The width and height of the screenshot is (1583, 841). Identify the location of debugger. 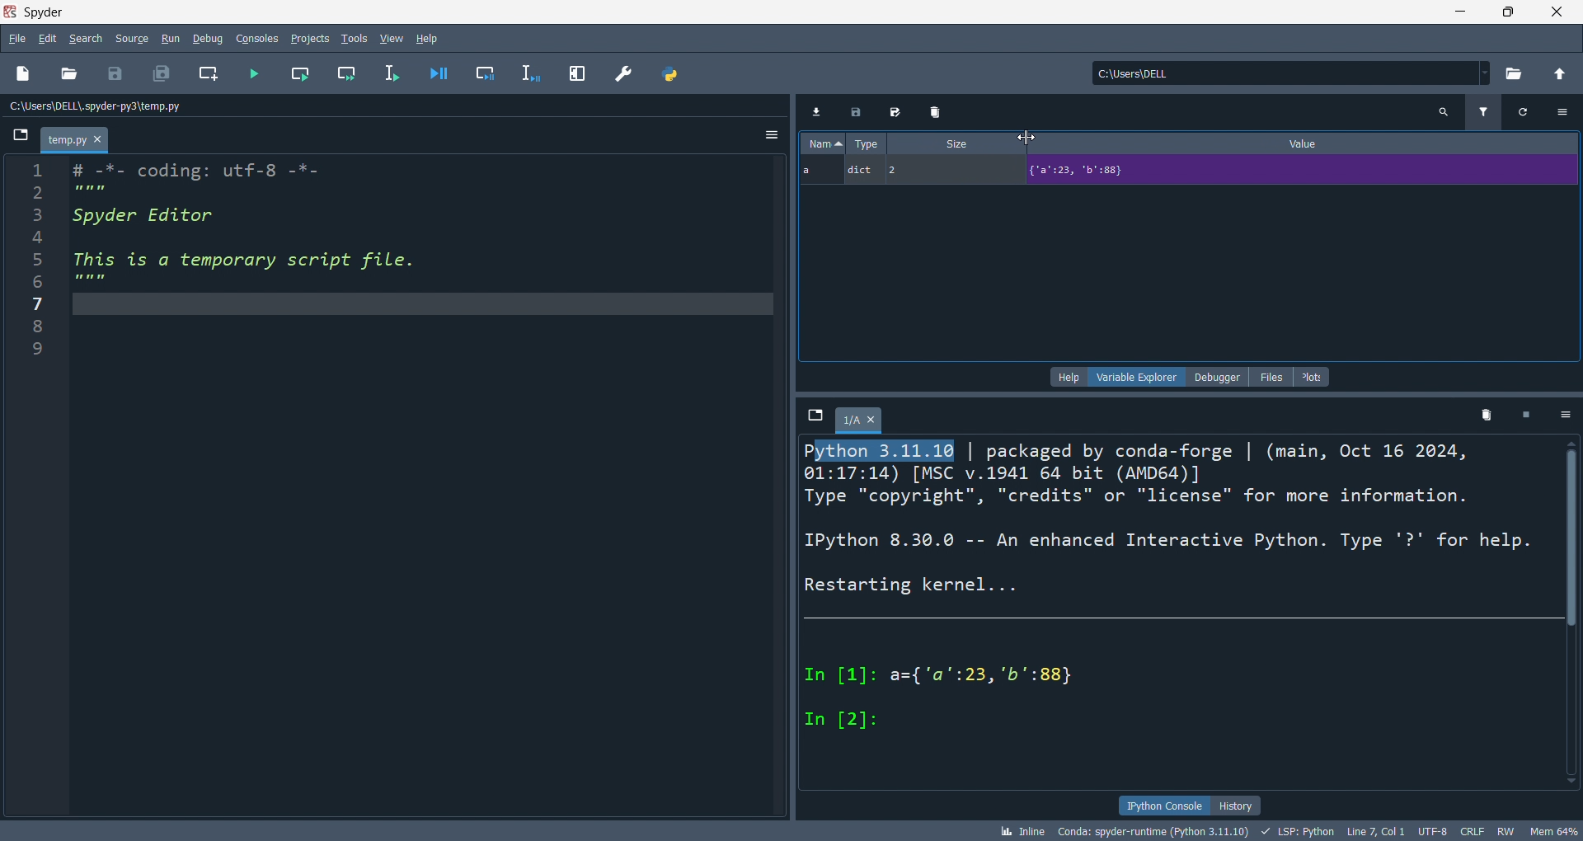
(1214, 378).